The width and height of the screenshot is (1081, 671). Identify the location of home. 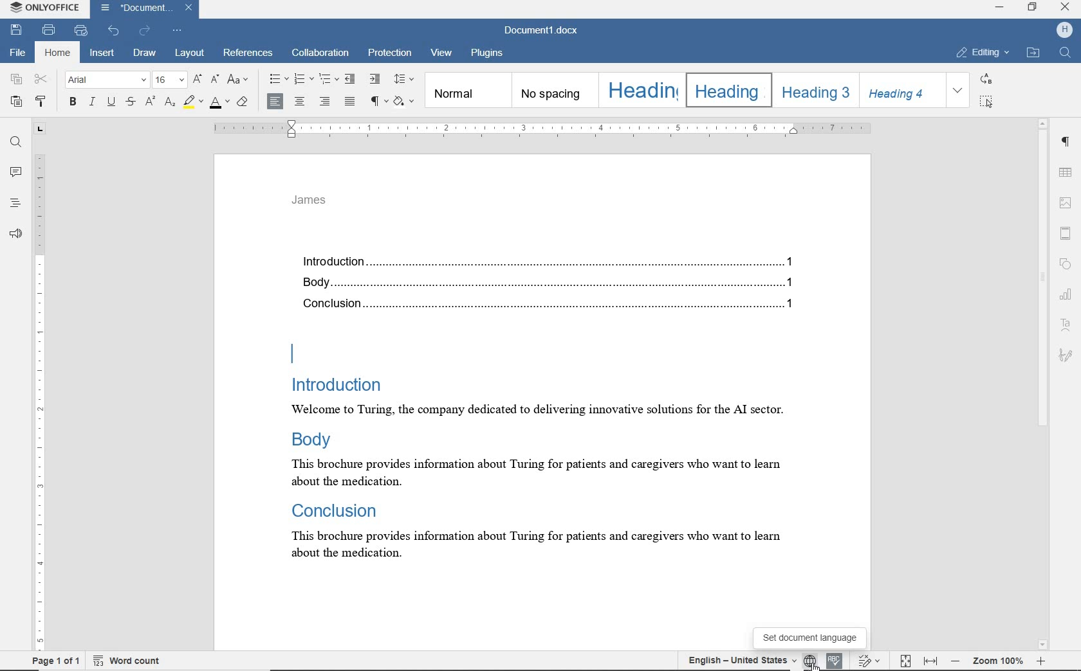
(57, 53).